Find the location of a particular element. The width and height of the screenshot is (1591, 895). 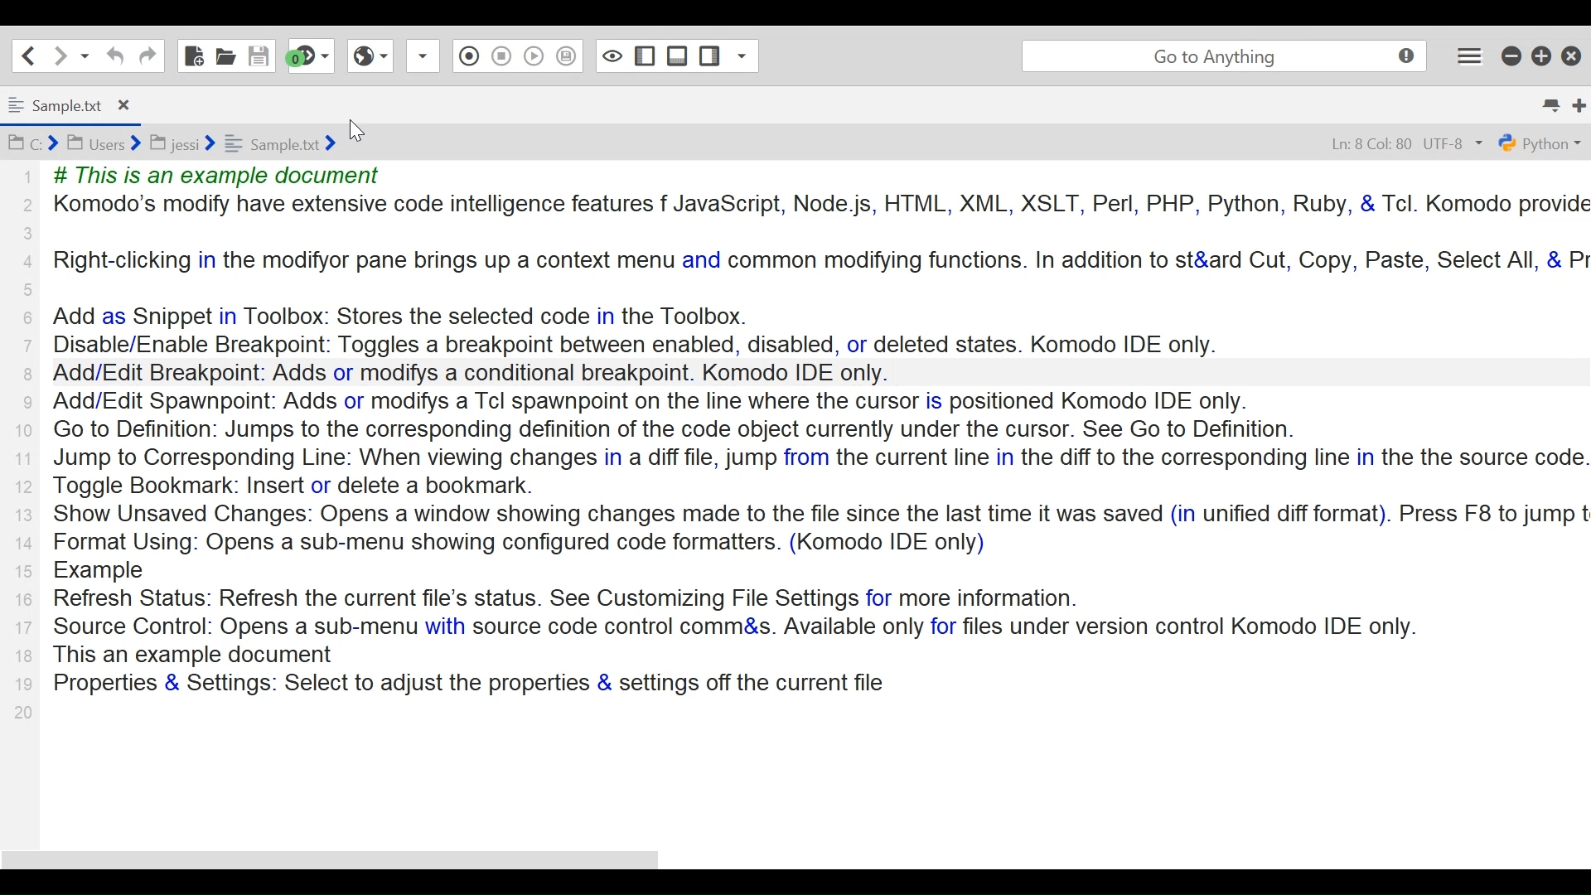

Close is located at coordinates (1572, 56).